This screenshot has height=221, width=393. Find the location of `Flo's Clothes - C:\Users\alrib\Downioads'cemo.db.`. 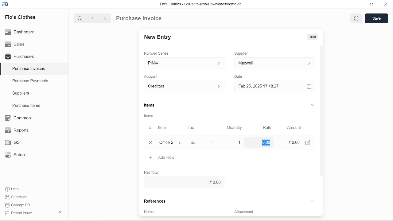

Flo's Clothes - C:\Users\alrib\Downioads'cemo.db. is located at coordinates (200, 5).